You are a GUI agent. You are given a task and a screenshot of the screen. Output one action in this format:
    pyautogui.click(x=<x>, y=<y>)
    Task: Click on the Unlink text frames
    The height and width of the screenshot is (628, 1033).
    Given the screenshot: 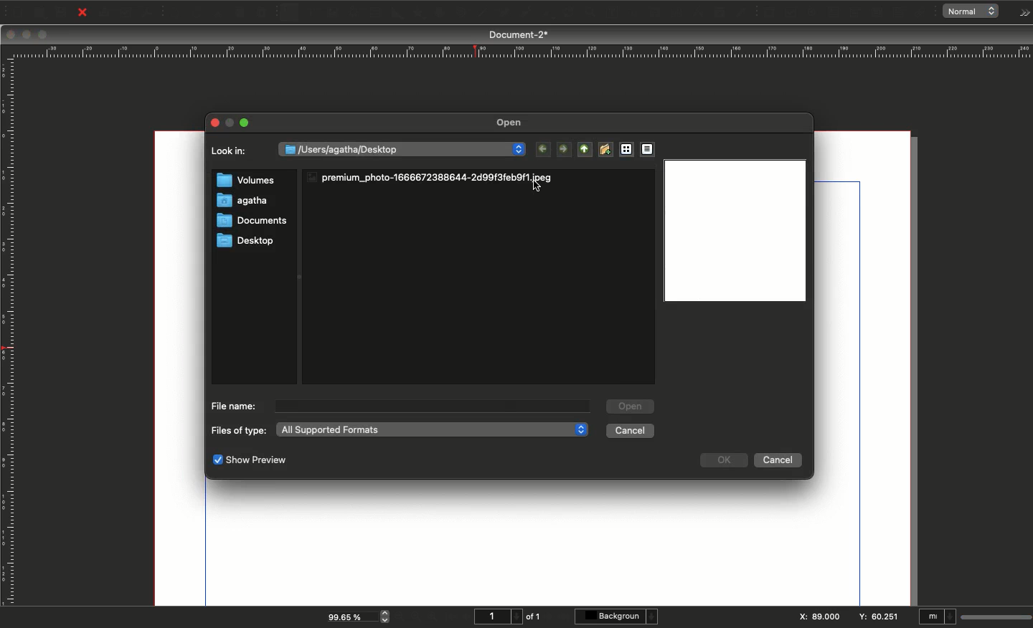 What is the action you would take?
    pyautogui.click(x=672, y=12)
    